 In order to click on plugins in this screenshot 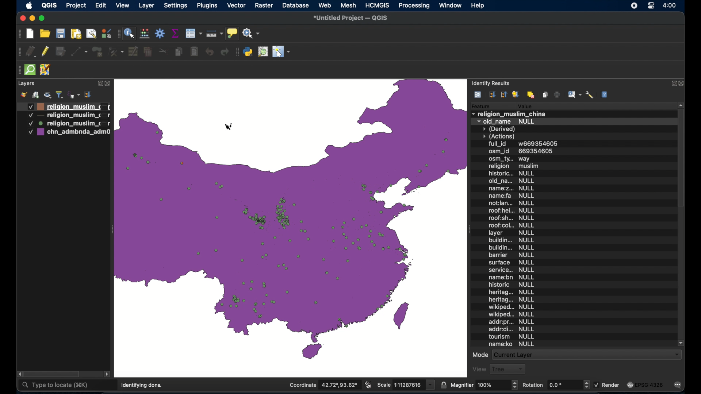, I will do `click(207, 5)`.